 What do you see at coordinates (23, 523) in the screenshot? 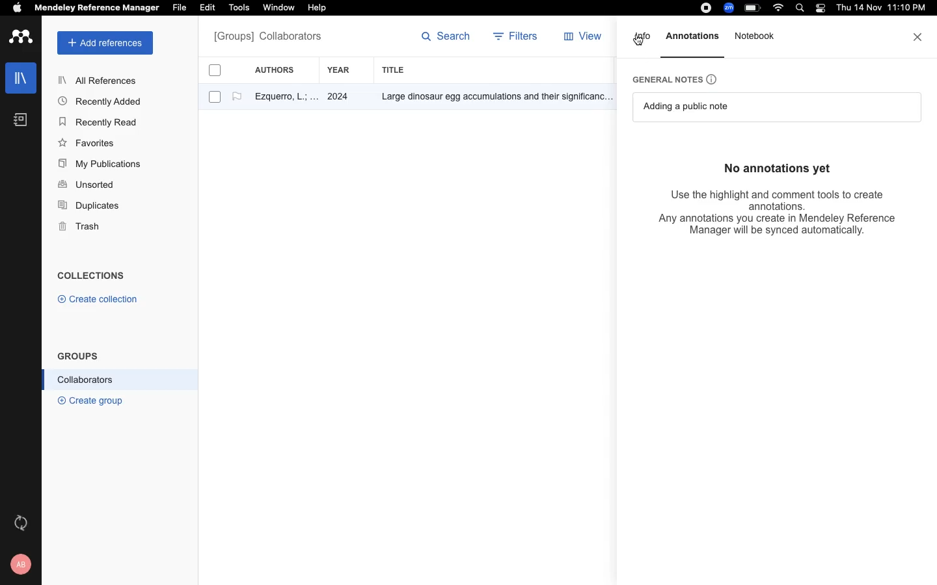
I see `refresh` at bounding box center [23, 523].